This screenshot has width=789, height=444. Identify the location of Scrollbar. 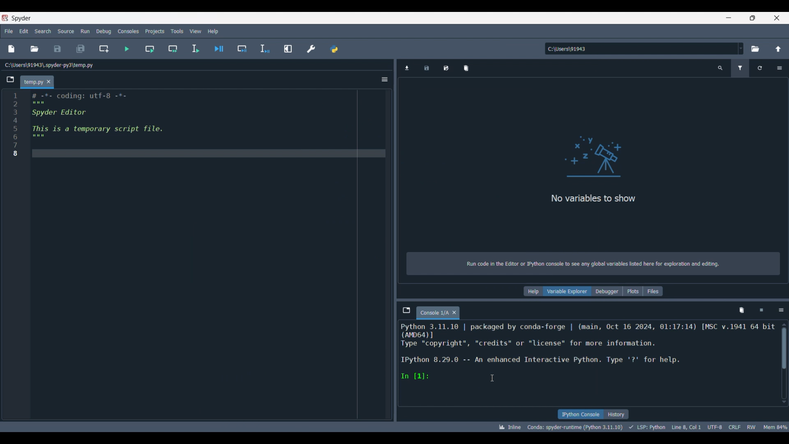
(783, 350).